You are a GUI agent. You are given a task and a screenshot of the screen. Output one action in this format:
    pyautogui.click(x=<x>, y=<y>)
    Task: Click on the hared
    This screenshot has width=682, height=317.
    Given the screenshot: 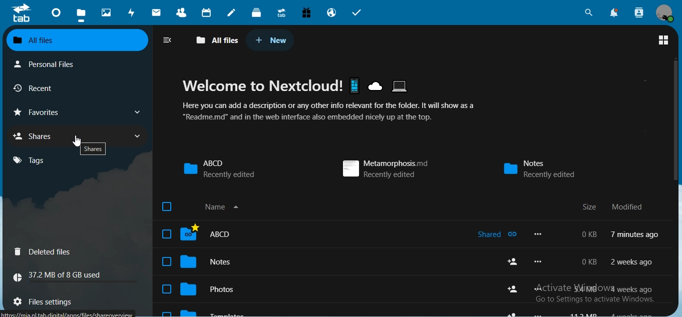 What is the action you would take?
    pyautogui.click(x=500, y=234)
    